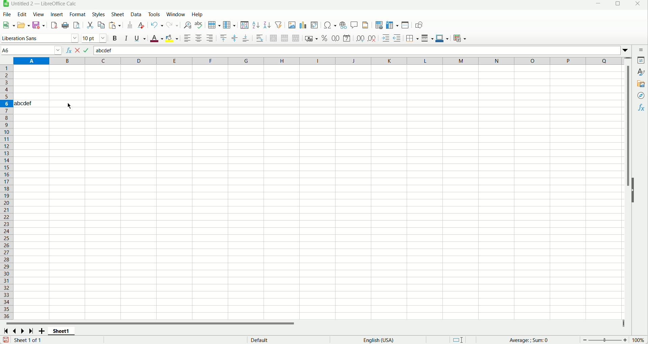 The image size is (648, 344). I want to click on window, so click(175, 14).